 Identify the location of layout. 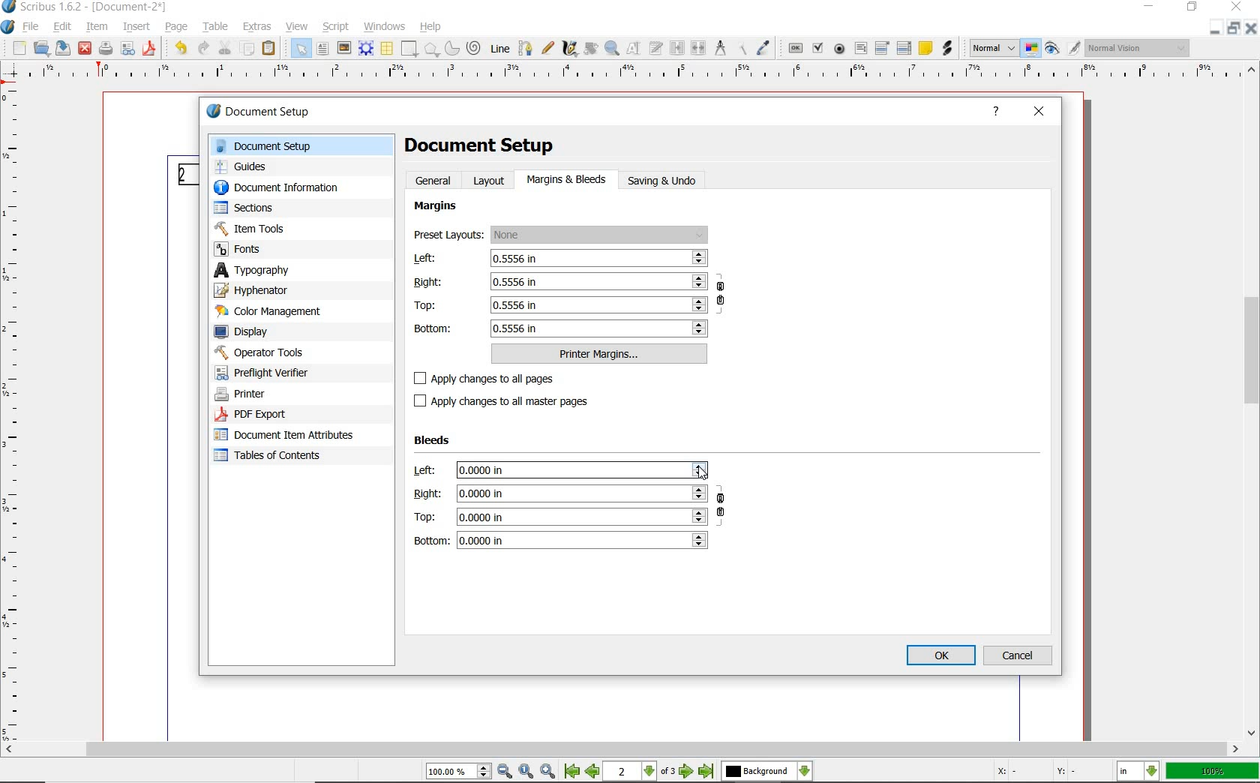
(491, 180).